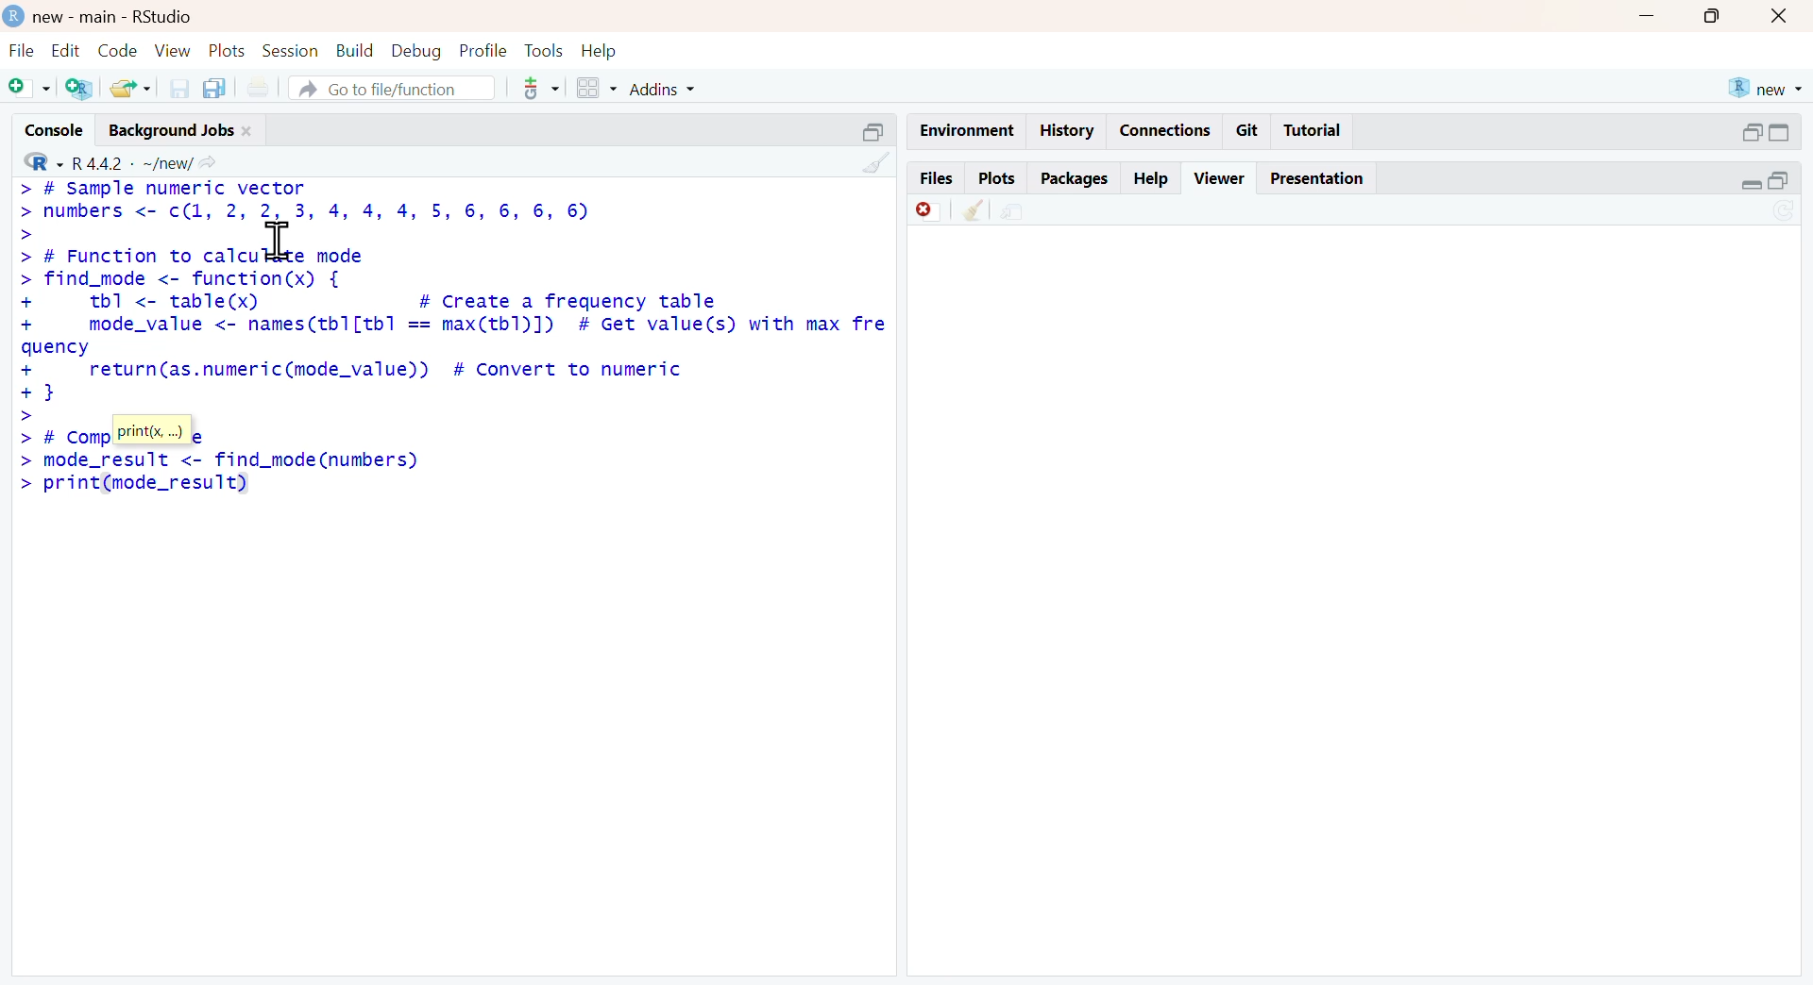 This screenshot has height=985, width=1813. Describe the element at coordinates (1248, 129) in the screenshot. I see `git` at that location.